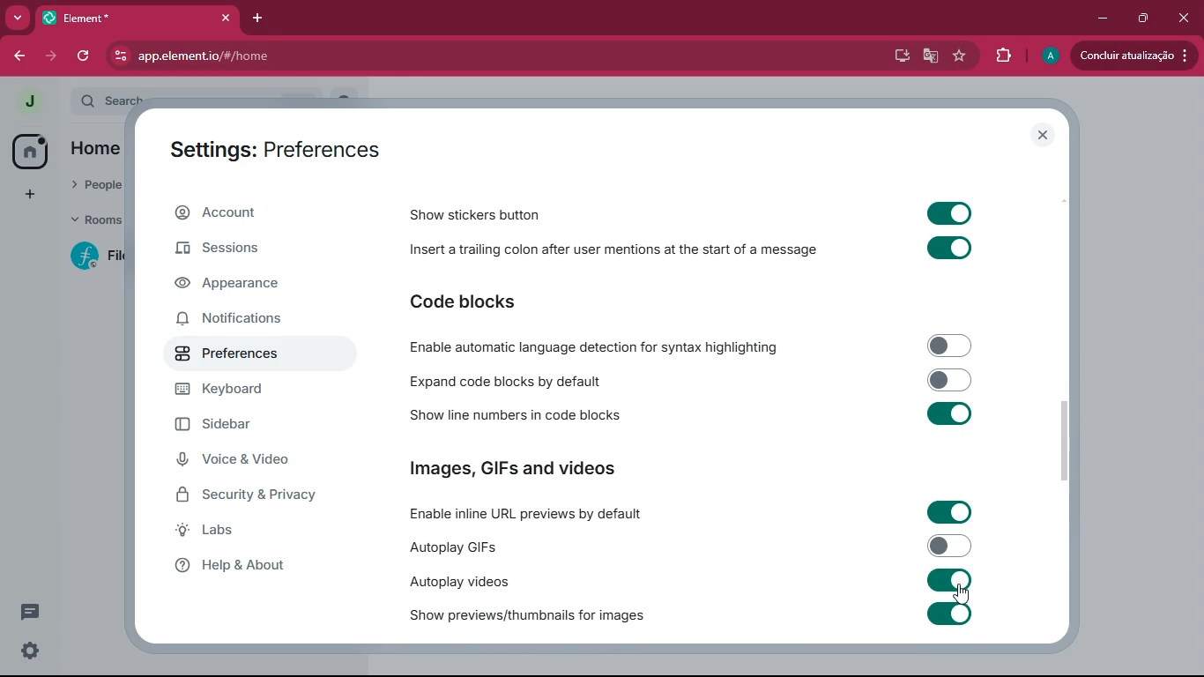  What do you see at coordinates (612, 253) in the screenshot?
I see `colon` at bounding box center [612, 253].